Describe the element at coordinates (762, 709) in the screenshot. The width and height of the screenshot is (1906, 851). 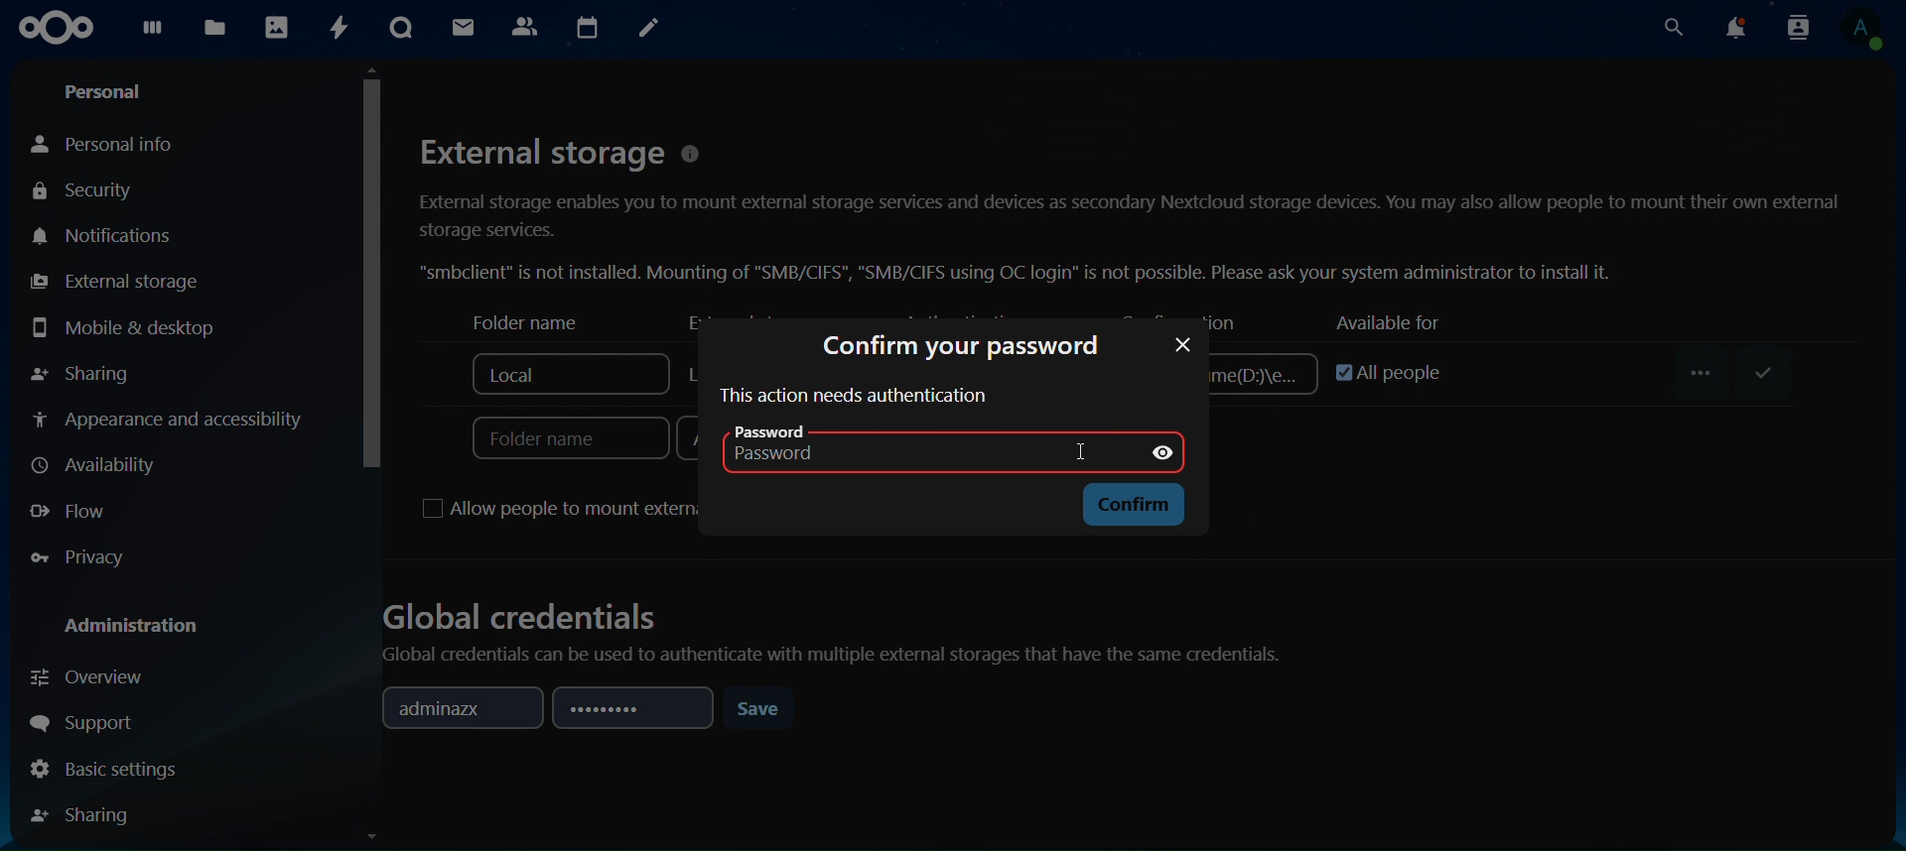
I see `save` at that location.